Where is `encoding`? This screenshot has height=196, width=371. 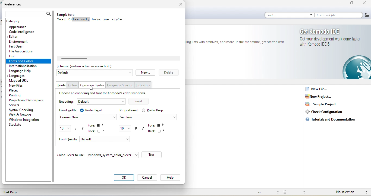
encoding is located at coordinates (66, 101).